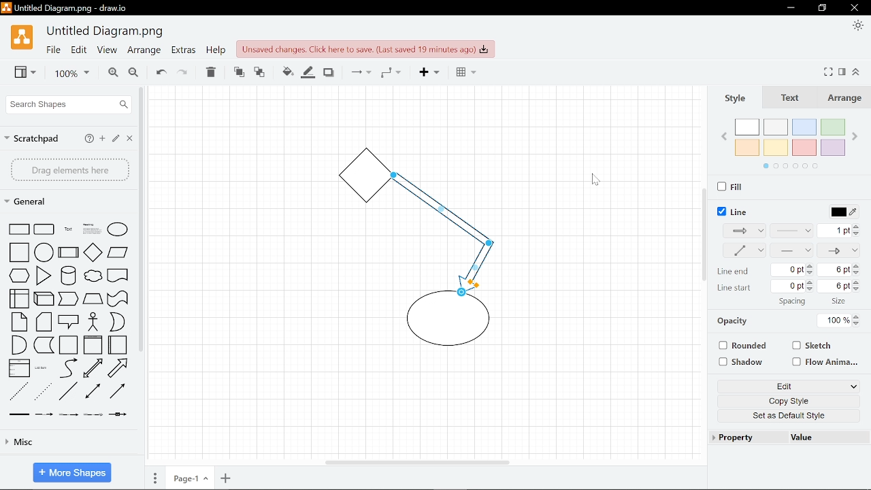 The width and height of the screenshot is (871, 490). Describe the element at coordinates (69, 392) in the screenshot. I see `shape` at that location.